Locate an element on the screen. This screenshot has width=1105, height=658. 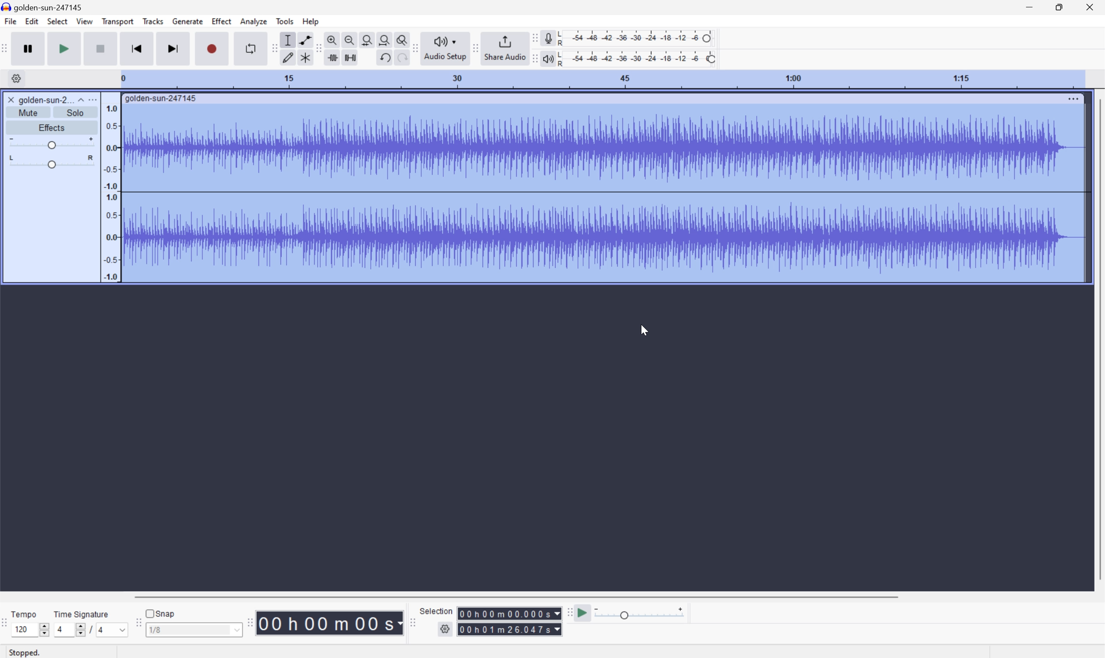
Audacity Snapping toolbar is located at coordinates (138, 624).